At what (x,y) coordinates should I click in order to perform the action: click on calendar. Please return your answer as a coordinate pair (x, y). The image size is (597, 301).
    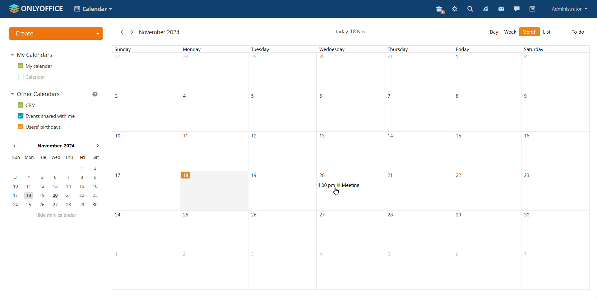
    Looking at the image, I should click on (31, 77).